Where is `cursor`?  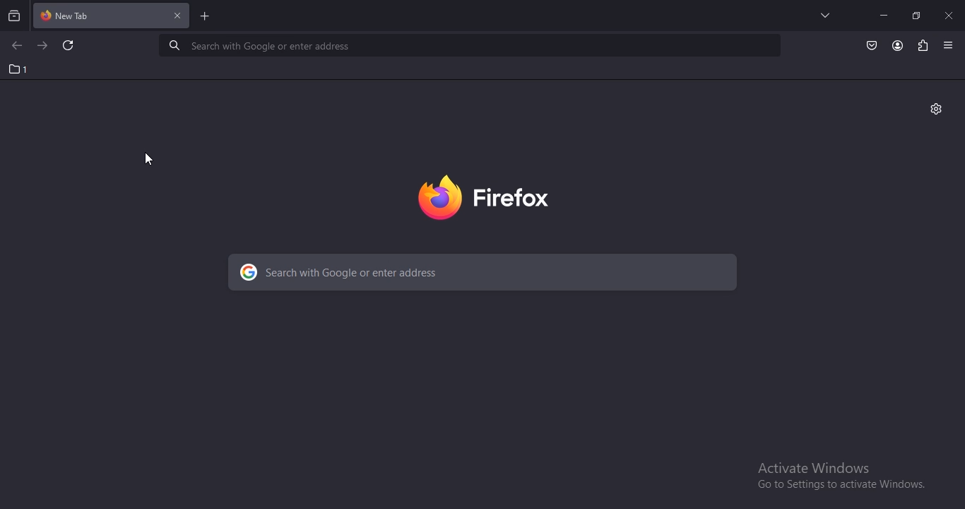
cursor is located at coordinates (149, 158).